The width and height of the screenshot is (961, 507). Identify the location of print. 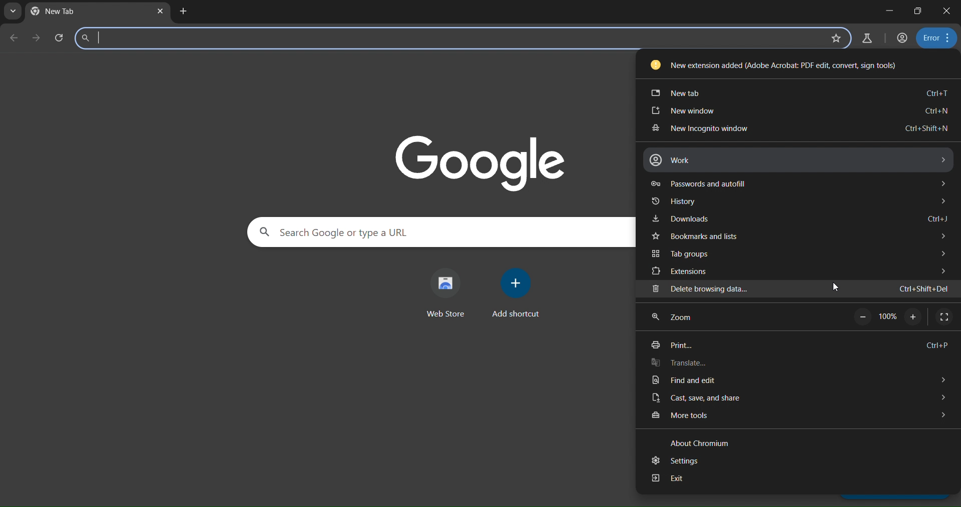
(801, 345).